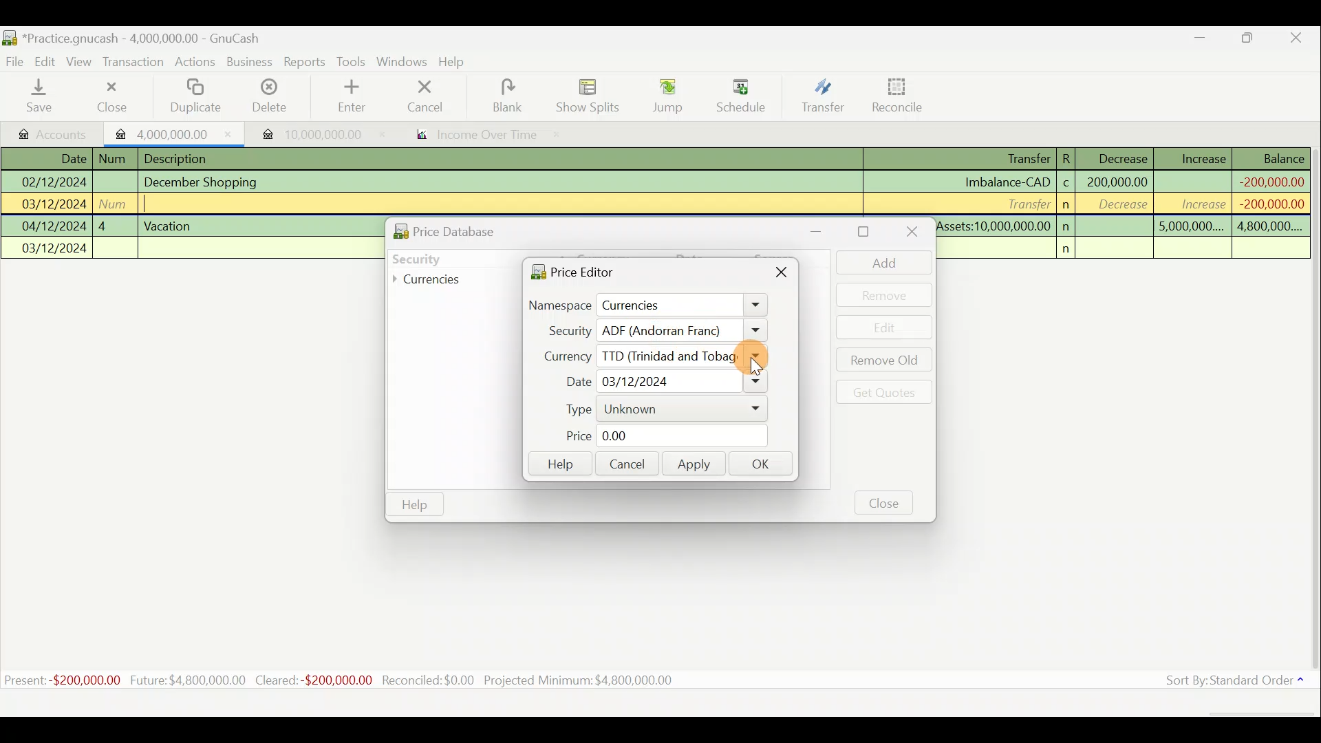 This screenshot has width=1321, height=743. I want to click on Close, so click(109, 96).